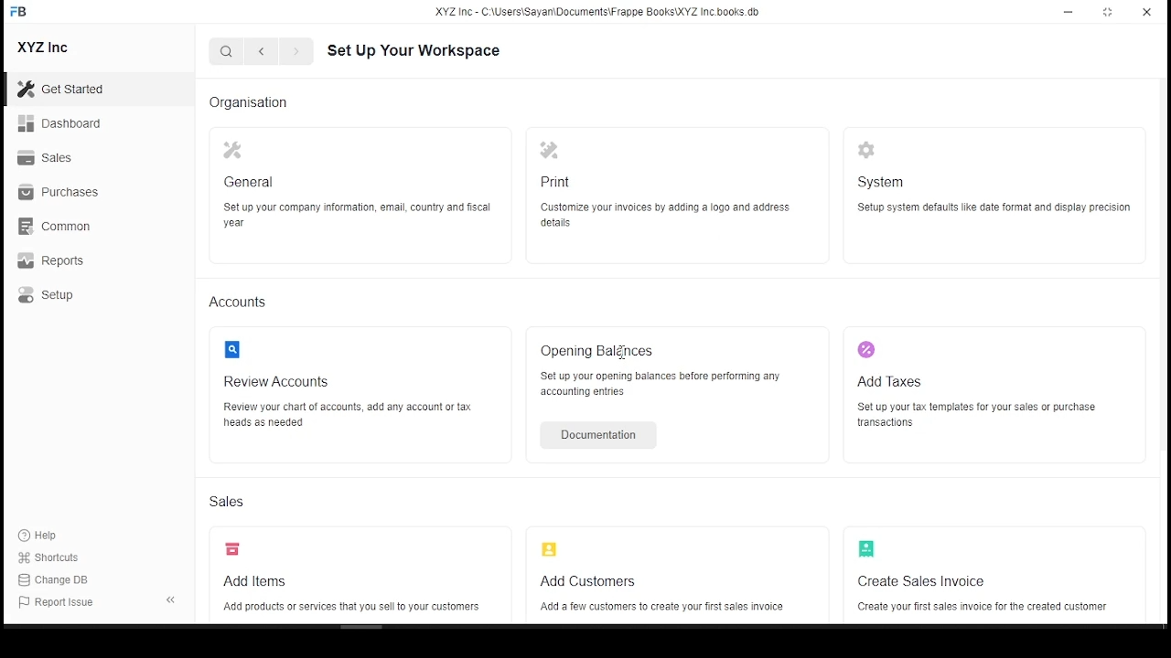 This screenshot has height=658, width=1171. Describe the element at coordinates (1146, 13) in the screenshot. I see `close window` at that location.